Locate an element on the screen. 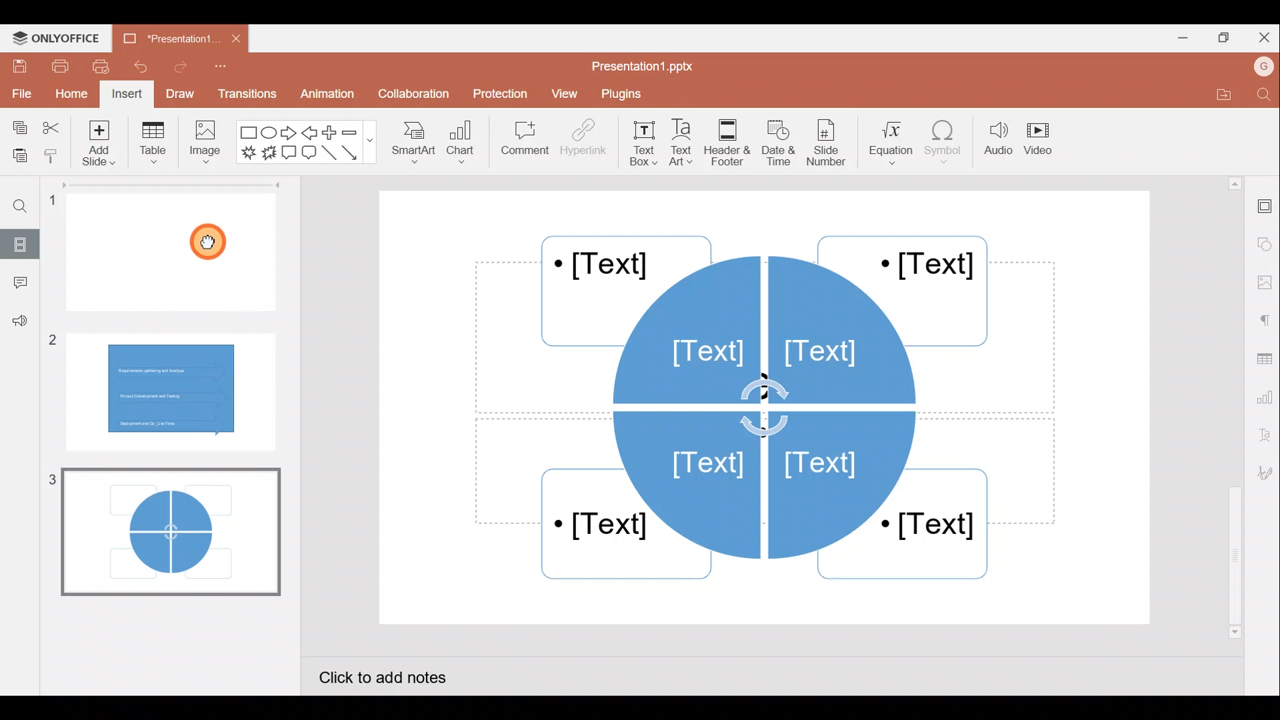 The width and height of the screenshot is (1280, 720). Copy style is located at coordinates (52, 155).